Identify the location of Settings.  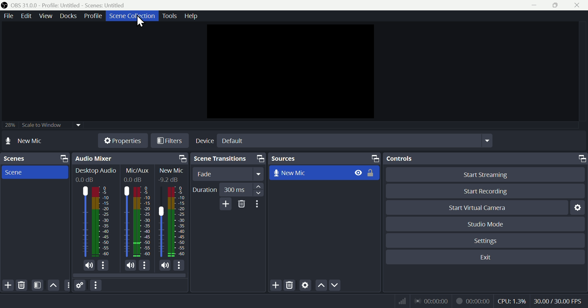
(577, 208).